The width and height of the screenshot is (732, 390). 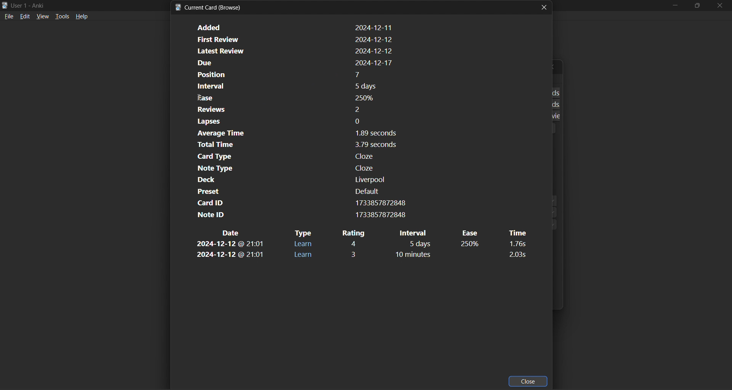 What do you see at coordinates (230, 245) in the screenshot?
I see `date` at bounding box center [230, 245].